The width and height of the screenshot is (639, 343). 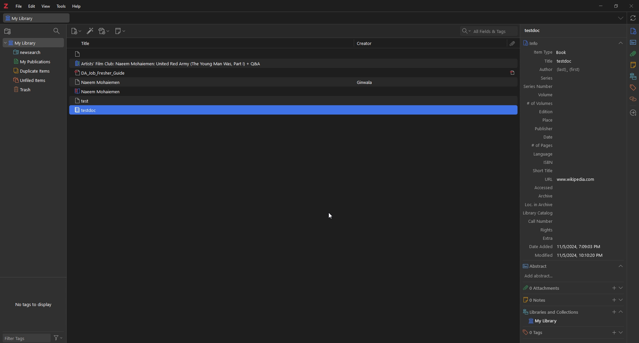 I want to click on resize, so click(x=616, y=6).